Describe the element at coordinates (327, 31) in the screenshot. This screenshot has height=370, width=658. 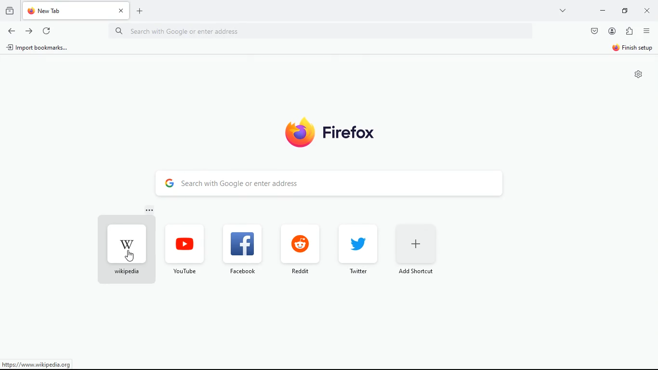
I see `search with google or enter address` at that location.